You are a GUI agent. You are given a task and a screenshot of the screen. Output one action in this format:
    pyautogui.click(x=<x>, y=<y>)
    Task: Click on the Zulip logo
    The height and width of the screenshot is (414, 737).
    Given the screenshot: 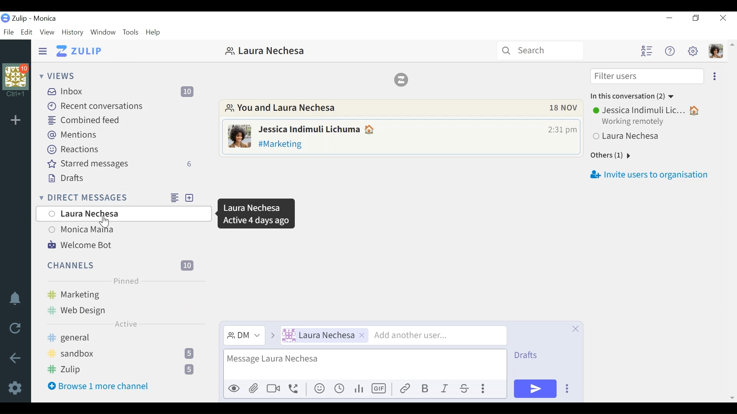 What is the action you would take?
    pyautogui.click(x=399, y=80)
    